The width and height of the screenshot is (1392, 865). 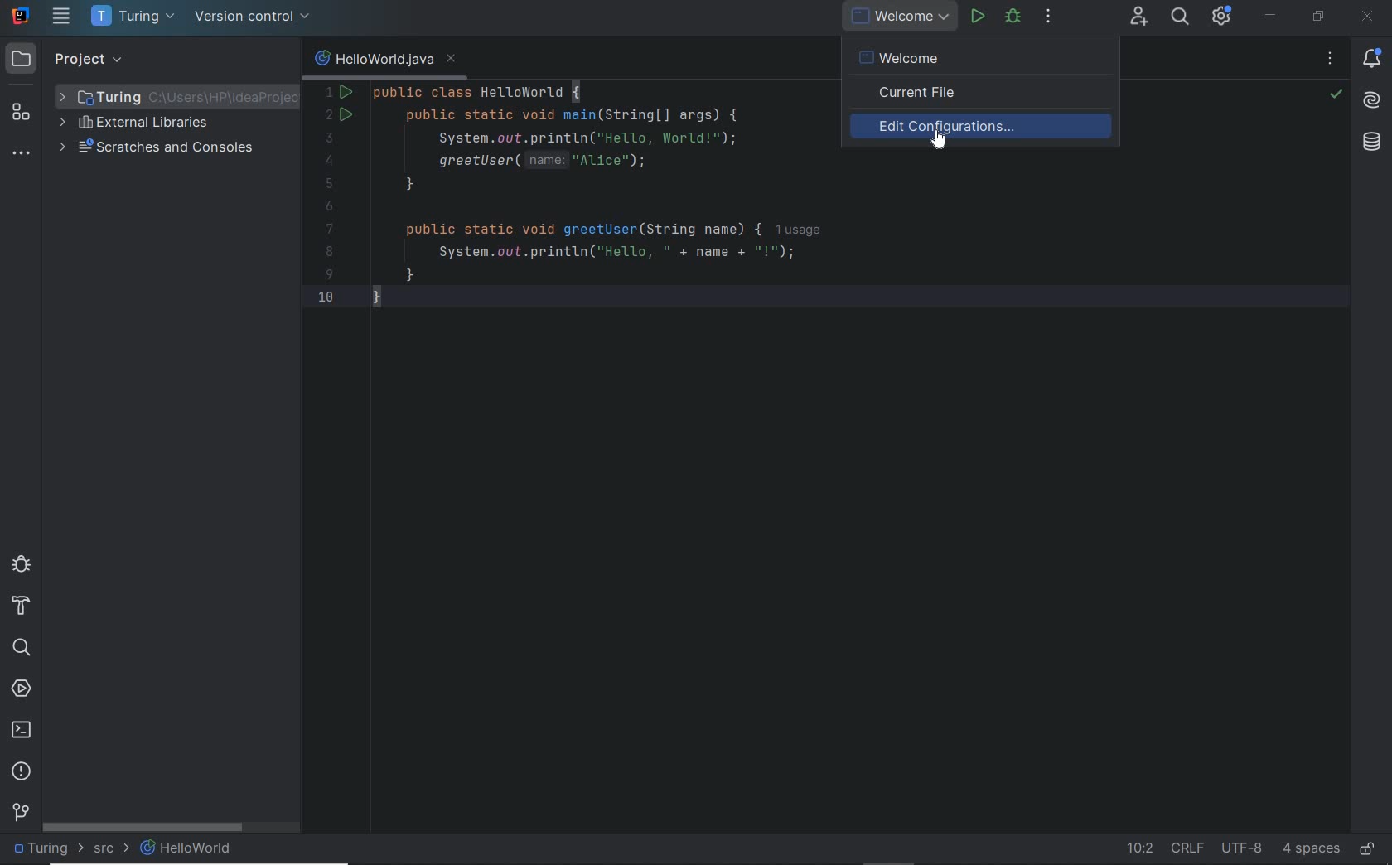 What do you see at coordinates (977, 16) in the screenshot?
I see `run` at bounding box center [977, 16].